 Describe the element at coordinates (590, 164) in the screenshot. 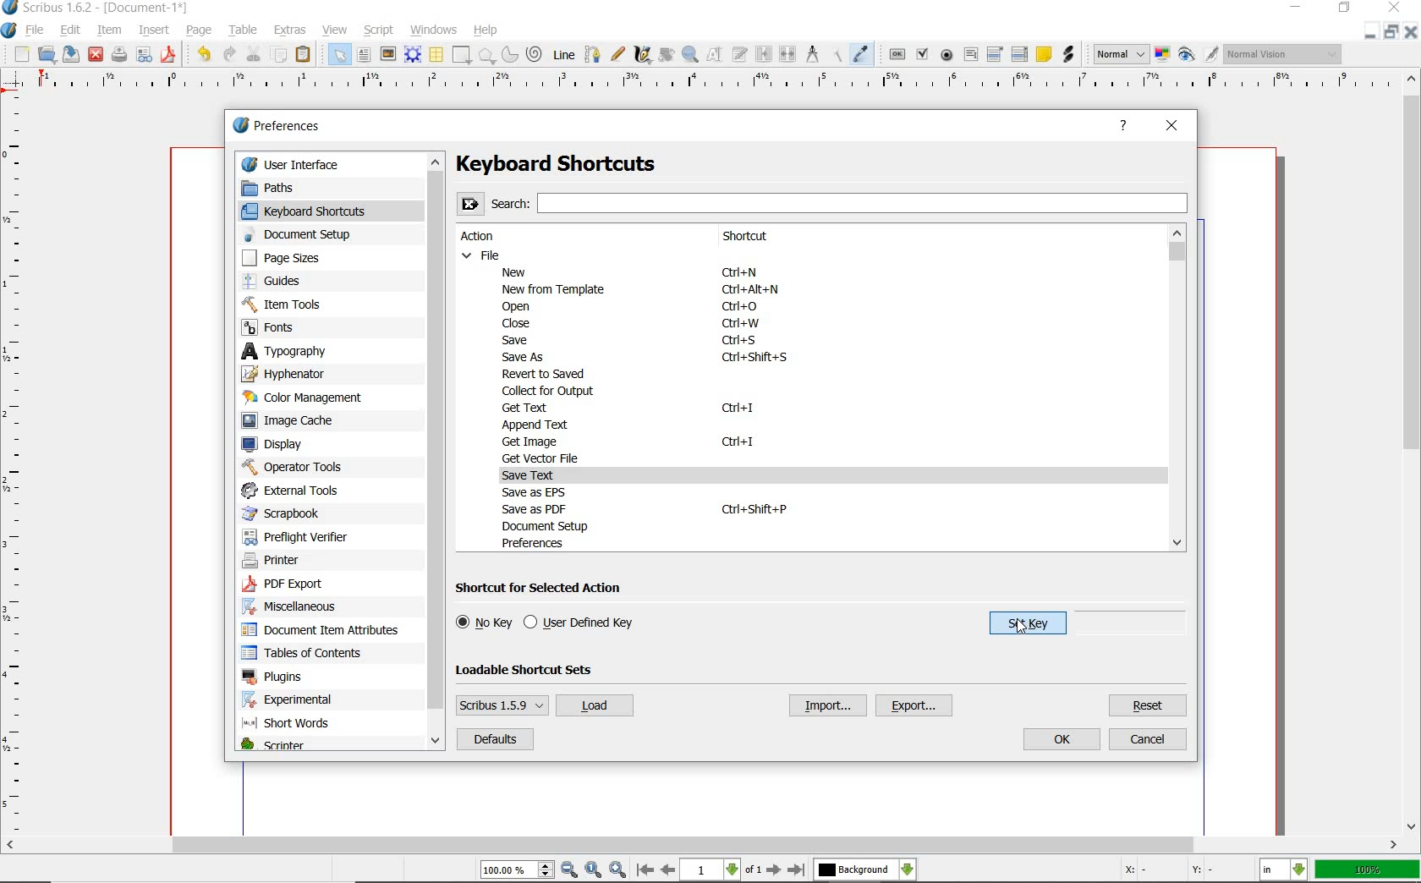

I see `Keyboard Shortcuts` at that location.